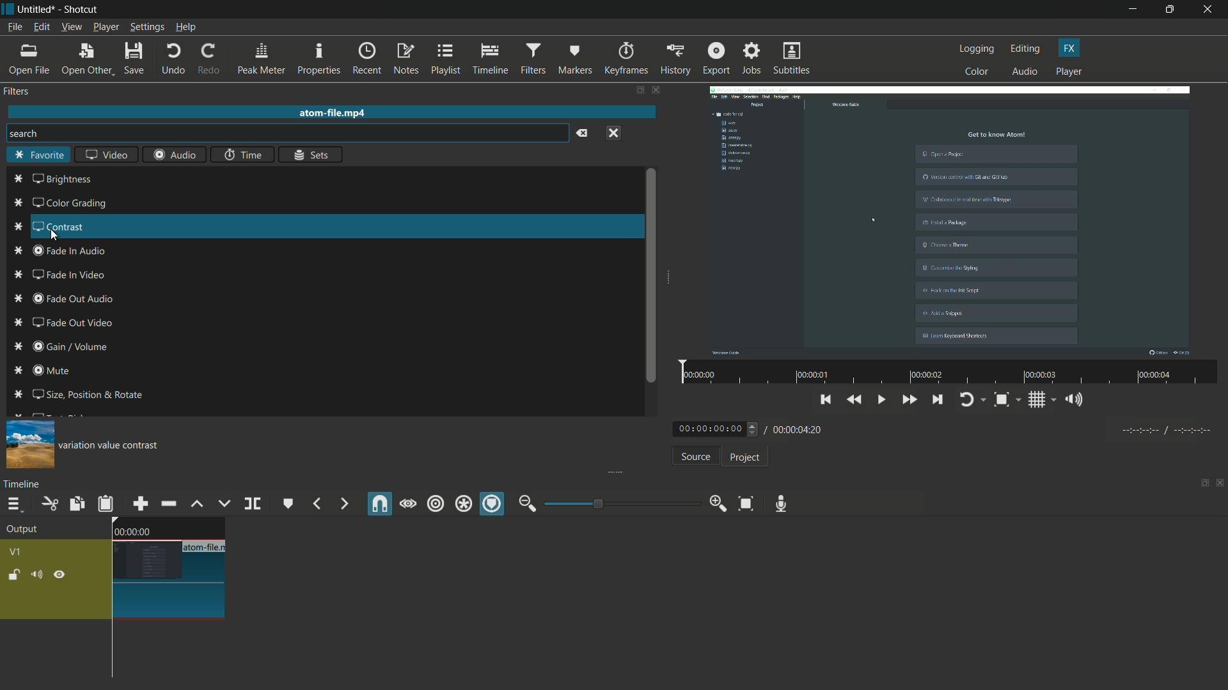 The width and height of the screenshot is (1228, 690). What do you see at coordinates (715, 58) in the screenshot?
I see `export` at bounding box center [715, 58].